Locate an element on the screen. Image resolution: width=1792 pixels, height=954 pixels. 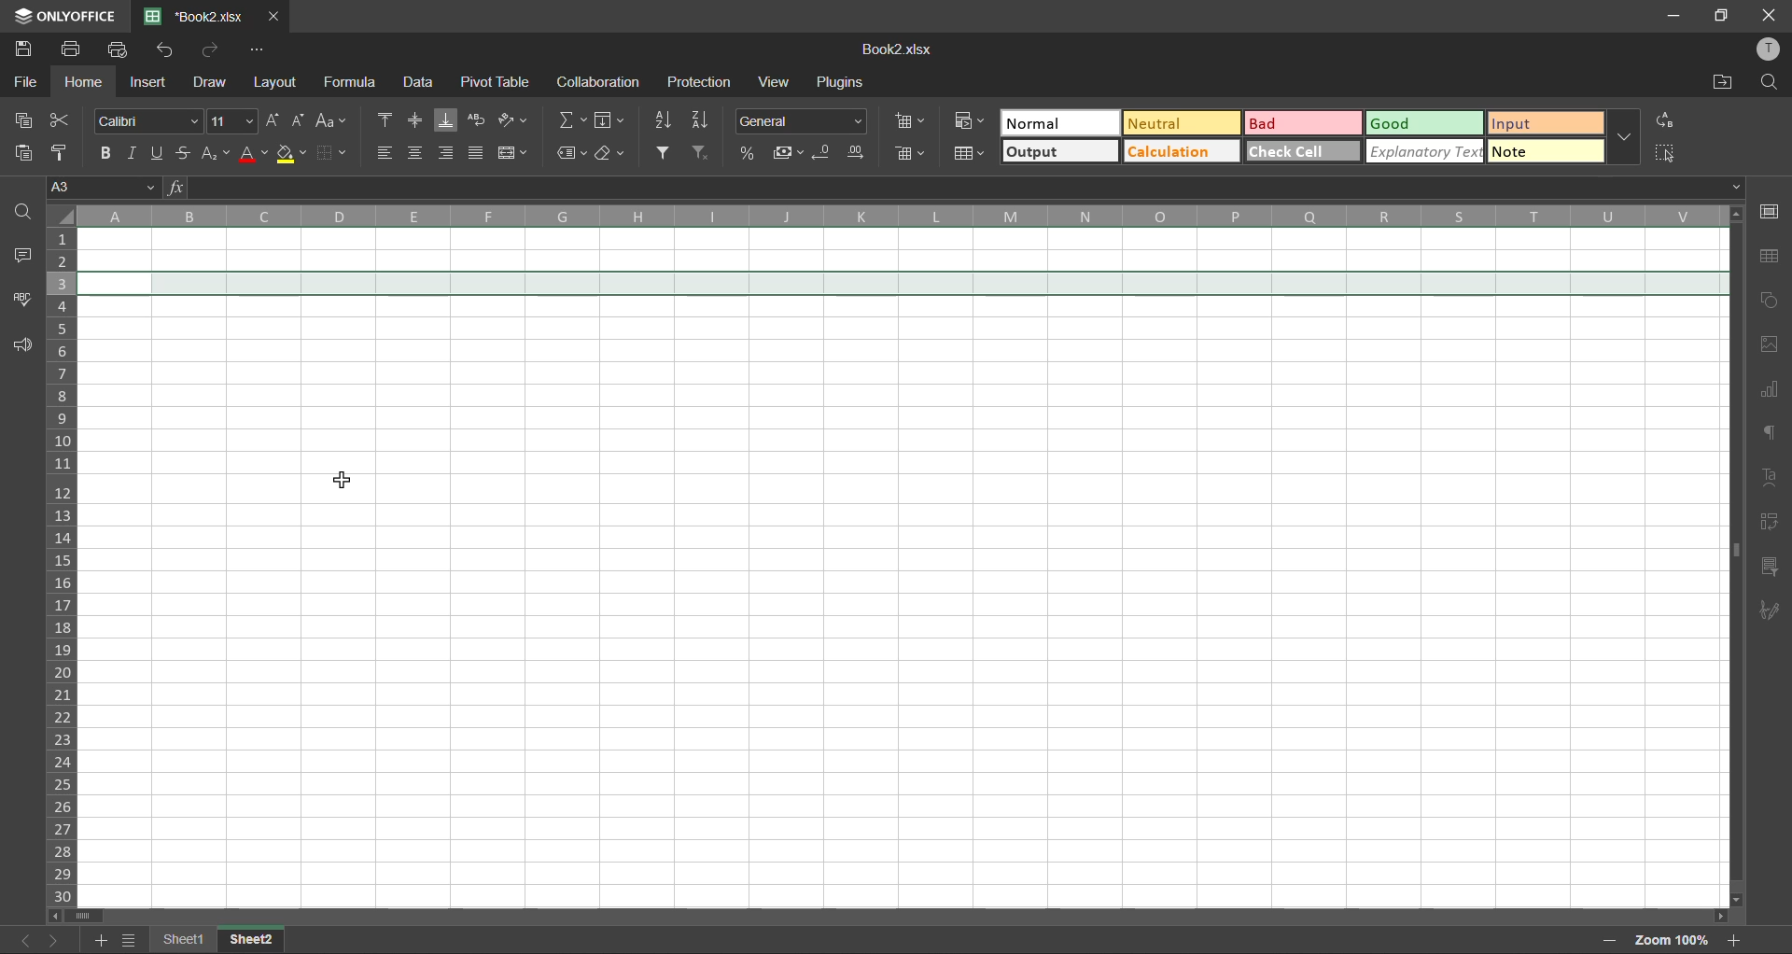
delete cells is located at coordinates (911, 155).